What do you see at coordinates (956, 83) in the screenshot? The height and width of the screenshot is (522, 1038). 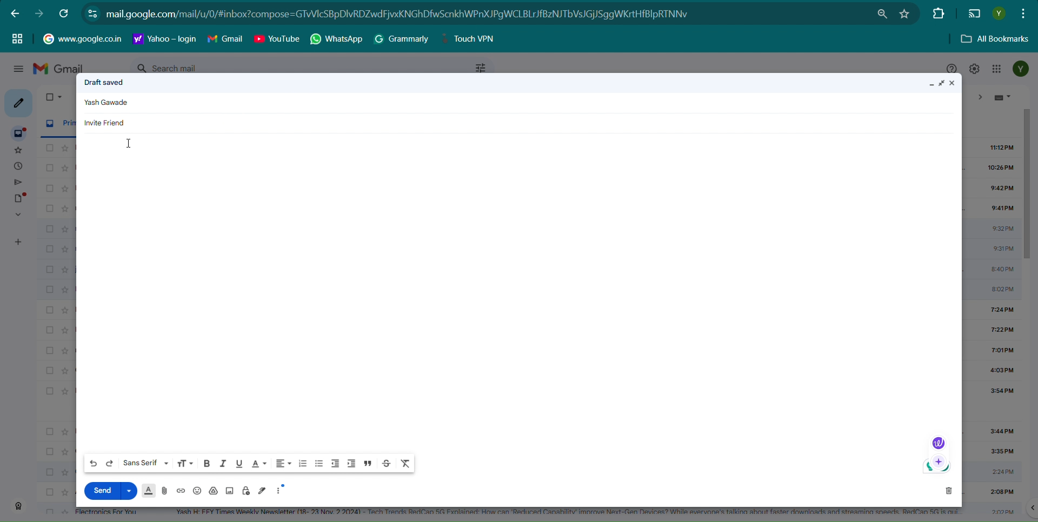 I see `Close` at bounding box center [956, 83].